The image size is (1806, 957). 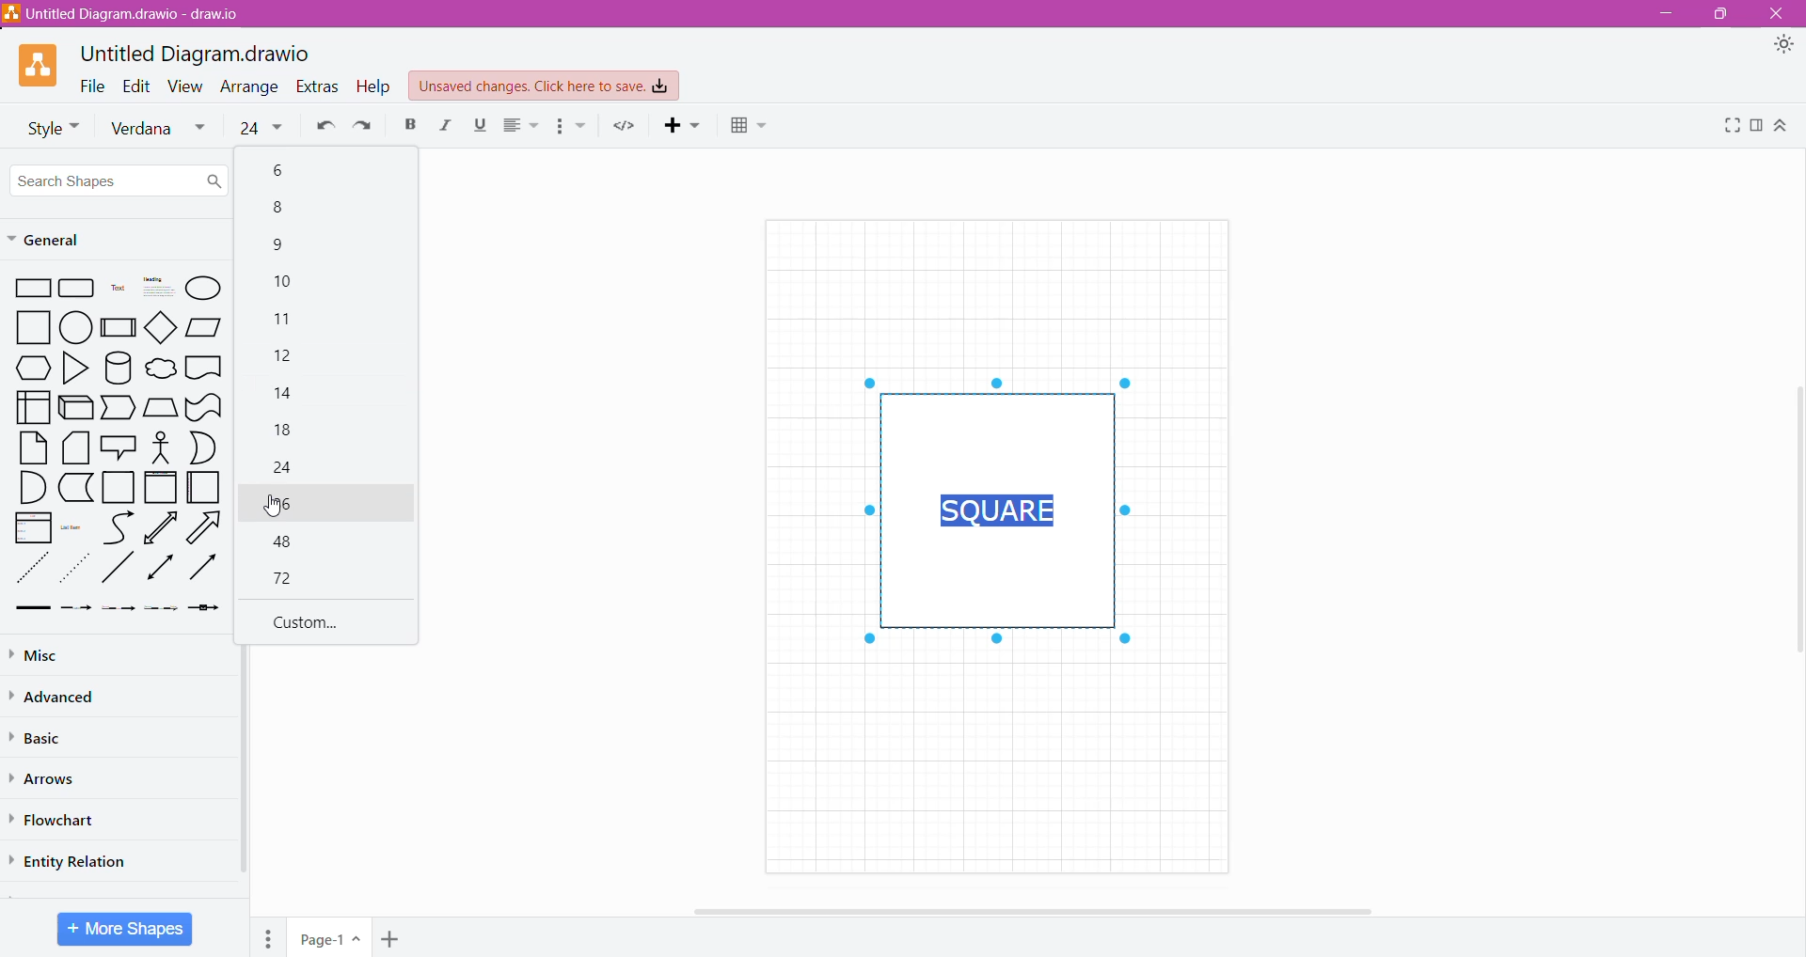 What do you see at coordinates (63, 242) in the screenshot?
I see `General` at bounding box center [63, 242].